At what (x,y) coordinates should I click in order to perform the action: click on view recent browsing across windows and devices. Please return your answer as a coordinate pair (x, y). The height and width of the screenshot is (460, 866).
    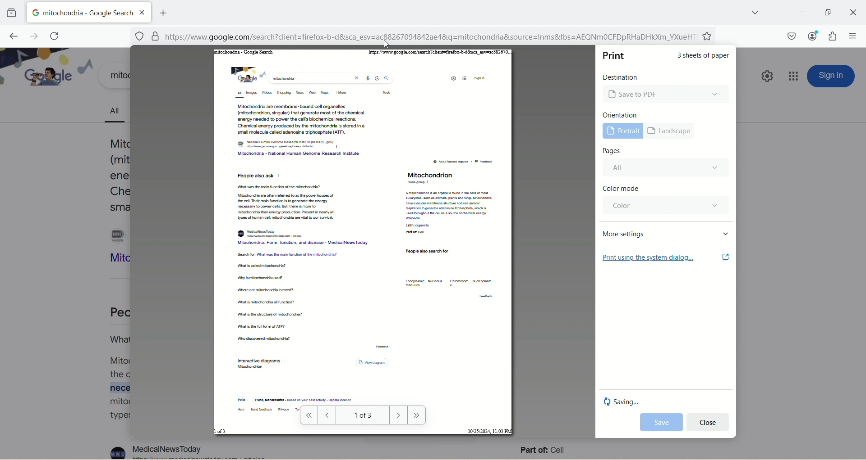
    Looking at the image, I should click on (12, 13).